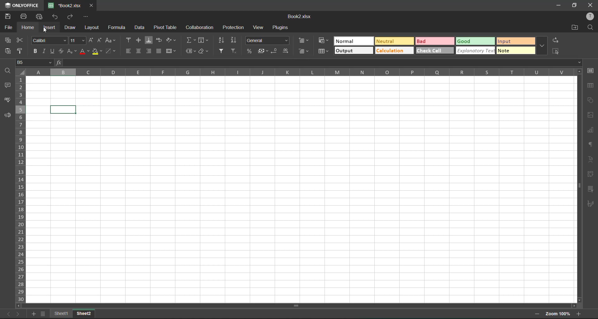 The width and height of the screenshot is (598, 319). Describe the element at coordinates (591, 114) in the screenshot. I see `images` at that location.